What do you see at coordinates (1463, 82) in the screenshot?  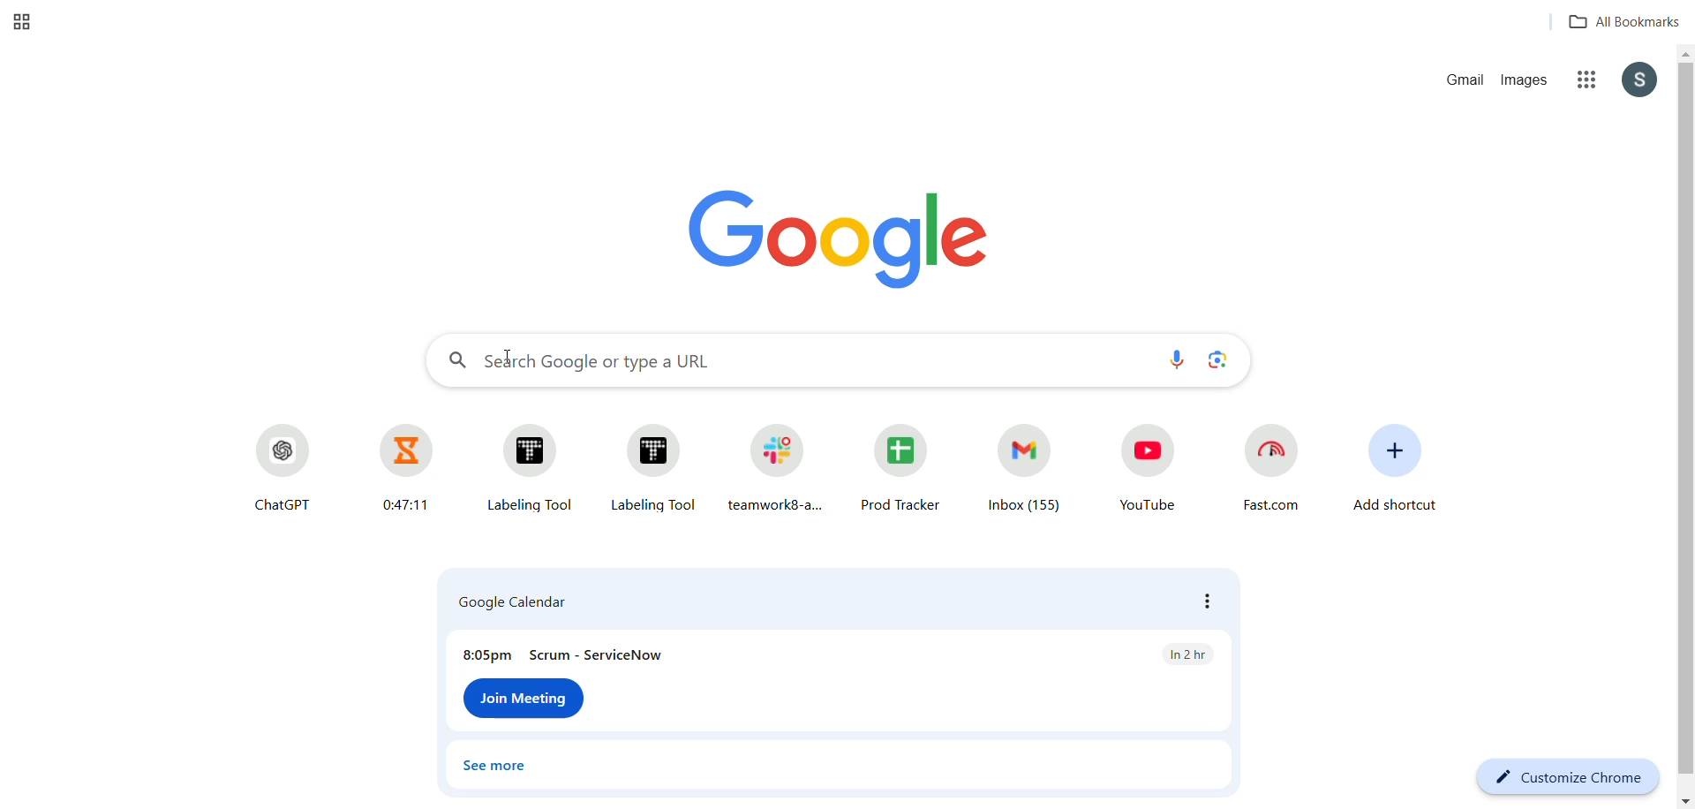 I see `gmail` at bounding box center [1463, 82].